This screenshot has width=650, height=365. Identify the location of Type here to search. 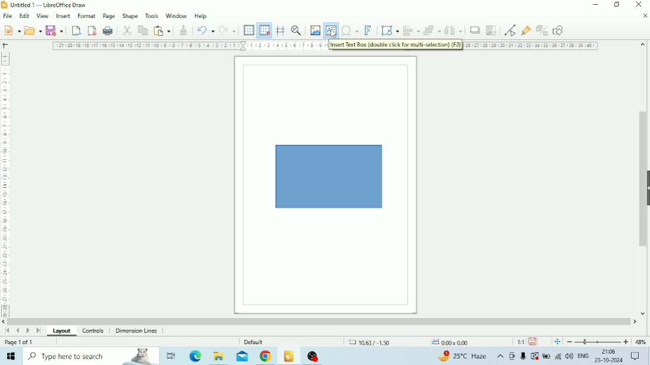
(90, 356).